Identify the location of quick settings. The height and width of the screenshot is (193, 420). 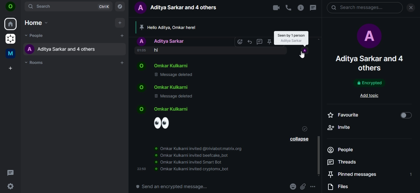
(10, 187).